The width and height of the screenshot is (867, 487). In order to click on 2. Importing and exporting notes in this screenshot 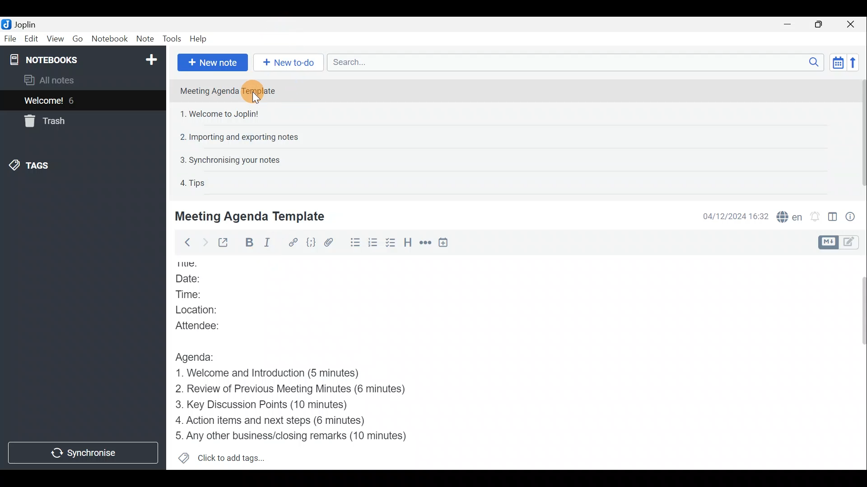, I will do `click(242, 137)`.